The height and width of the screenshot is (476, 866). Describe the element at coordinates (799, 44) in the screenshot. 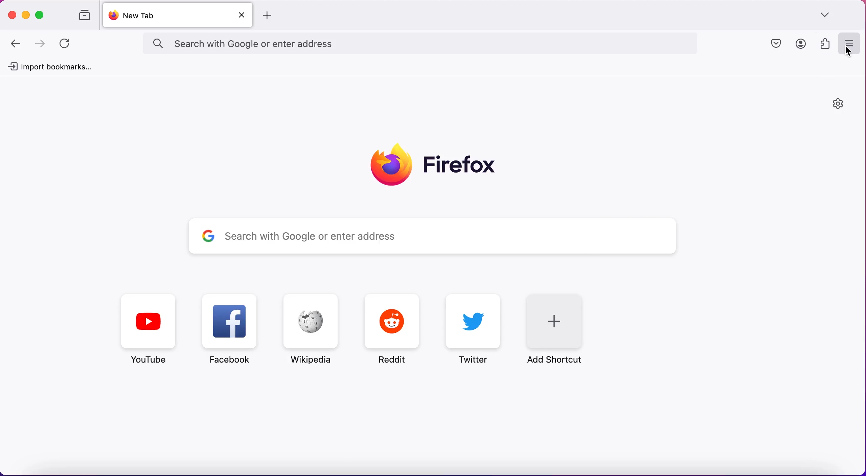

I see `account` at that location.